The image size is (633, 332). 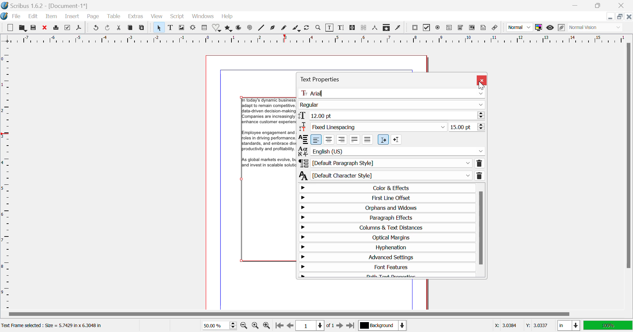 What do you see at coordinates (385, 266) in the screenshot?
I see `Font Features` at bounding box center [385, 266].